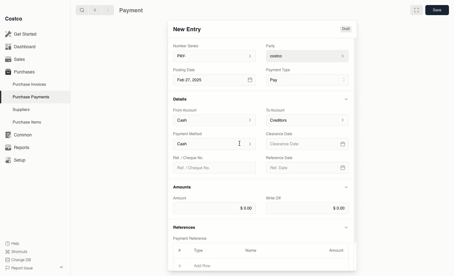 The height and width of the screenshot is (276, 454). Describe the element at coordinates (31, 96) in the screenshot. I see `Purchase Payments` at that location.